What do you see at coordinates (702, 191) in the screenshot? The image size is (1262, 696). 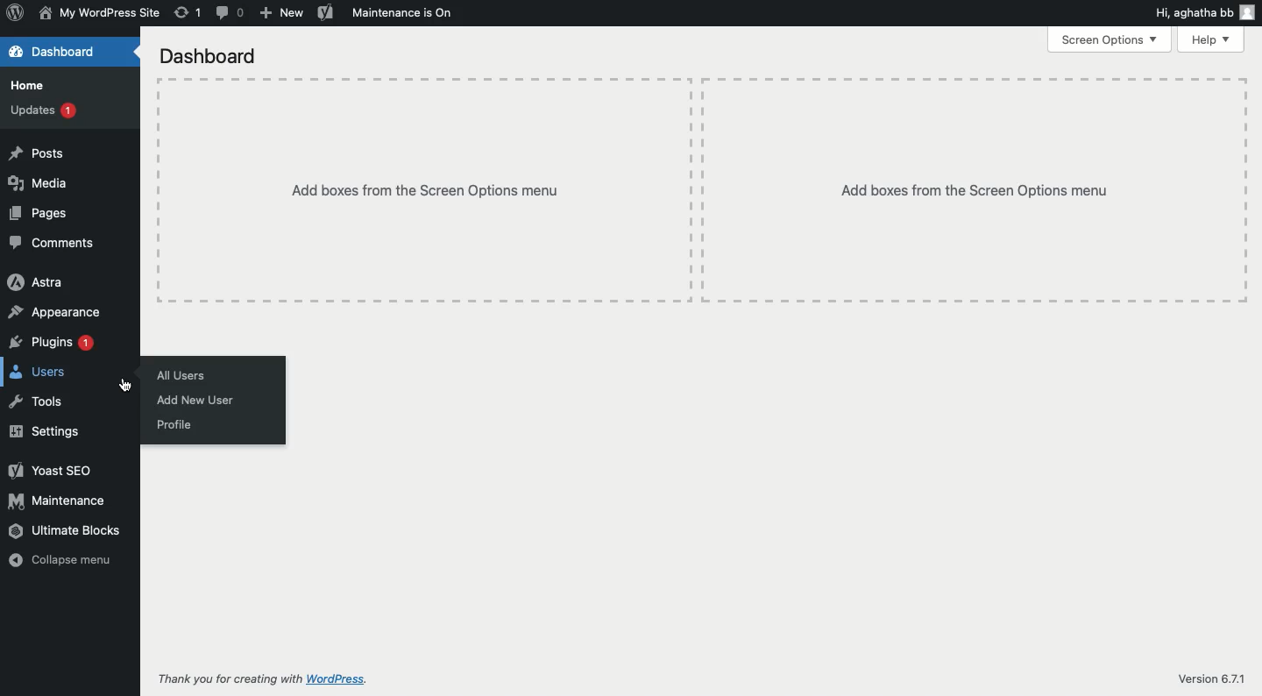 I see `Add boxes from the screen options menu` at bounding box center [702, 191].